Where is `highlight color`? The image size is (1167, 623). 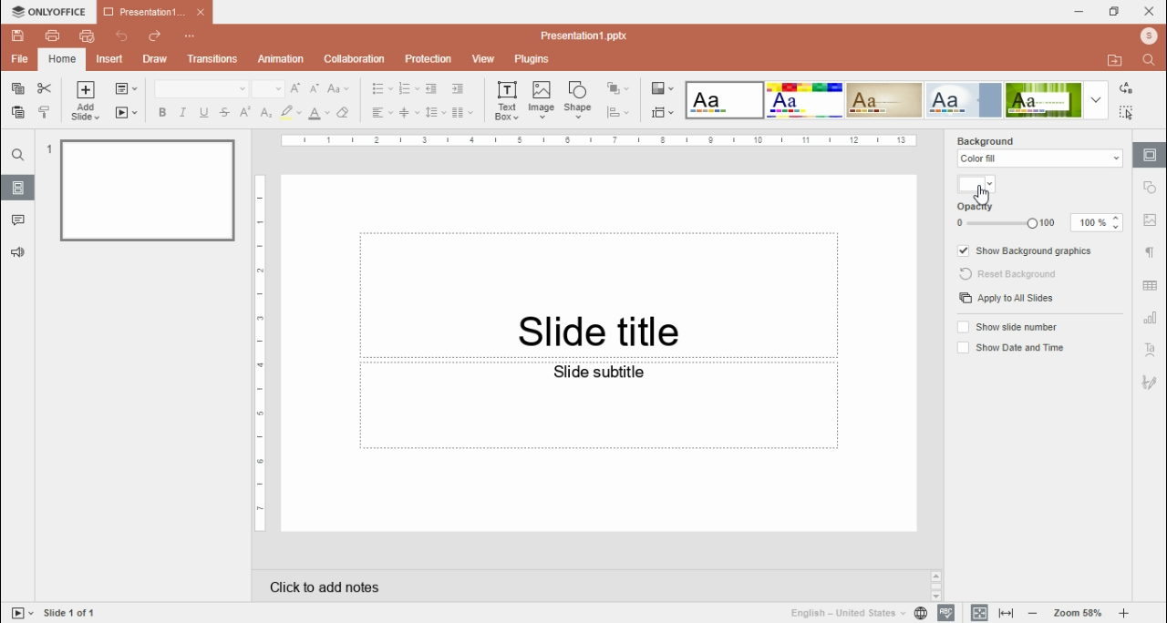
highlight color is located at coordinates (289, 113).